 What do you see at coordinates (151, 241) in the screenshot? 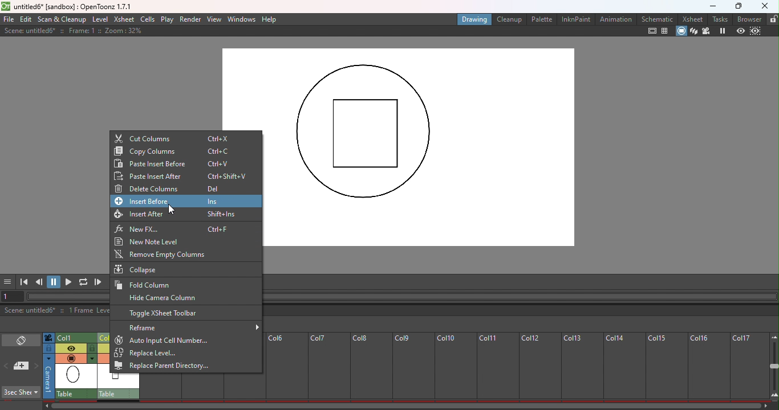
I see `New Note level` at bounding box center [151, 241].